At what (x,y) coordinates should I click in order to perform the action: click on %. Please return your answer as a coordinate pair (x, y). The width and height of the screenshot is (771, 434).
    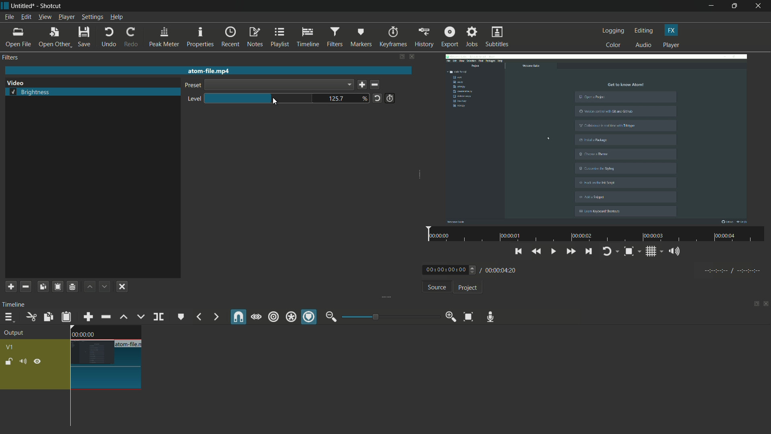
    Looking at the image, I should click on (365, 98).